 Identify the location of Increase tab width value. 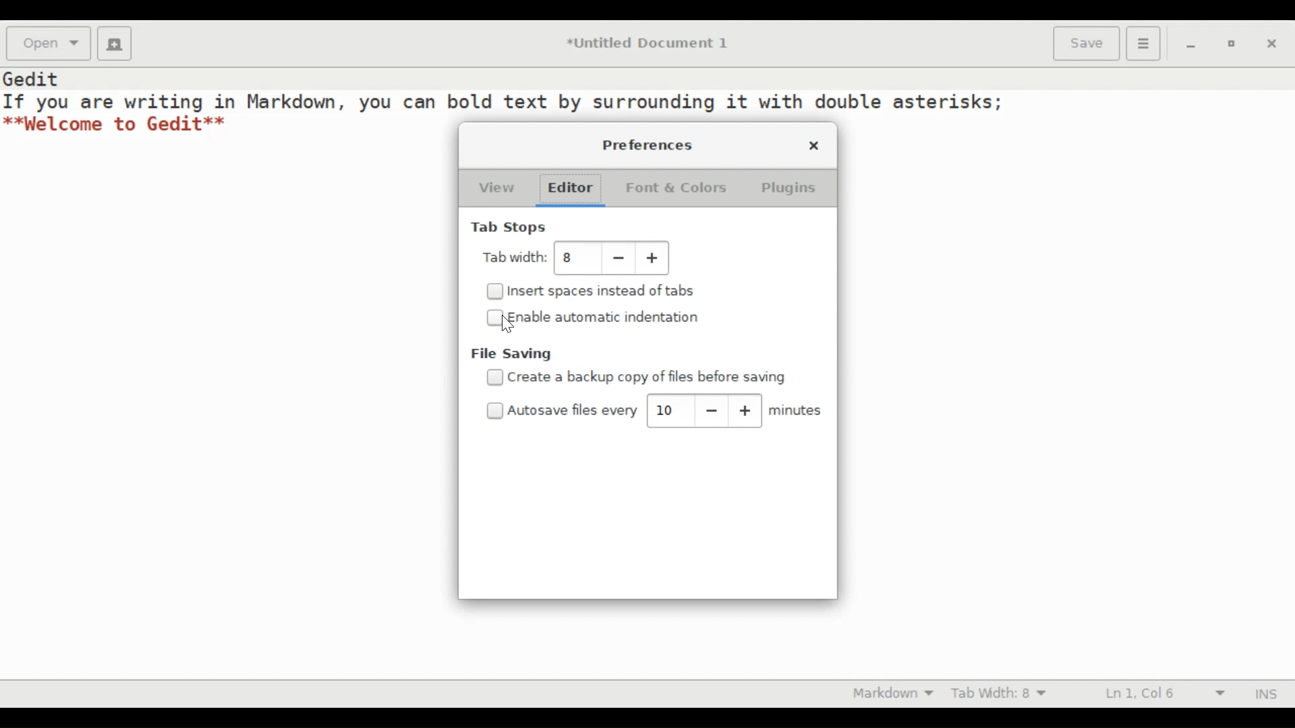
(653, 260).